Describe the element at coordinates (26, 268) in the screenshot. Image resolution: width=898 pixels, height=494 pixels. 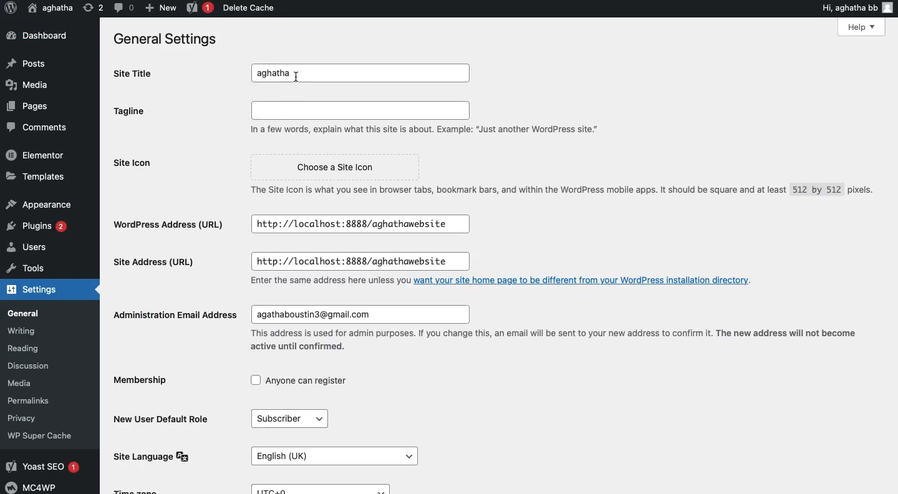
I see `Tools` at that location.